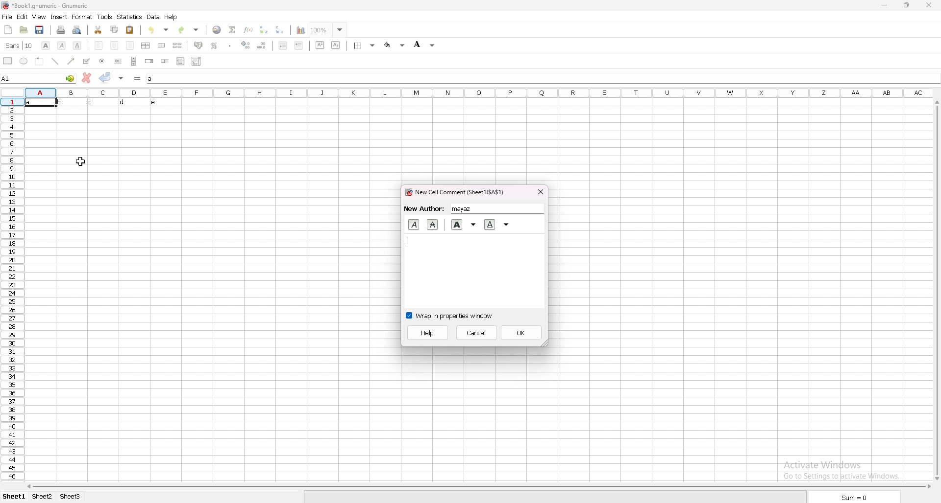  I want to click on scroll bar, so click(936, 292).